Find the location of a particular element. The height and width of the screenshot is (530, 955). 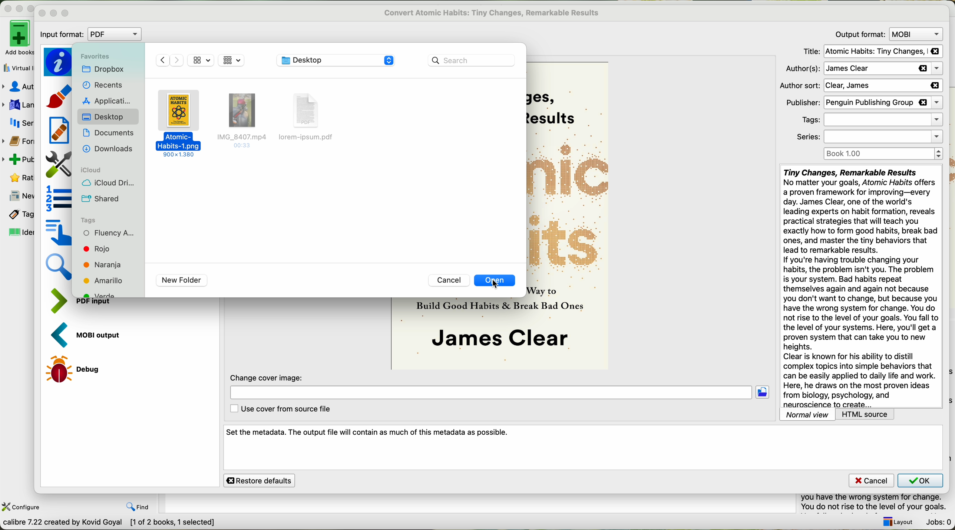

table of contents is located at coordinates (58, 232).